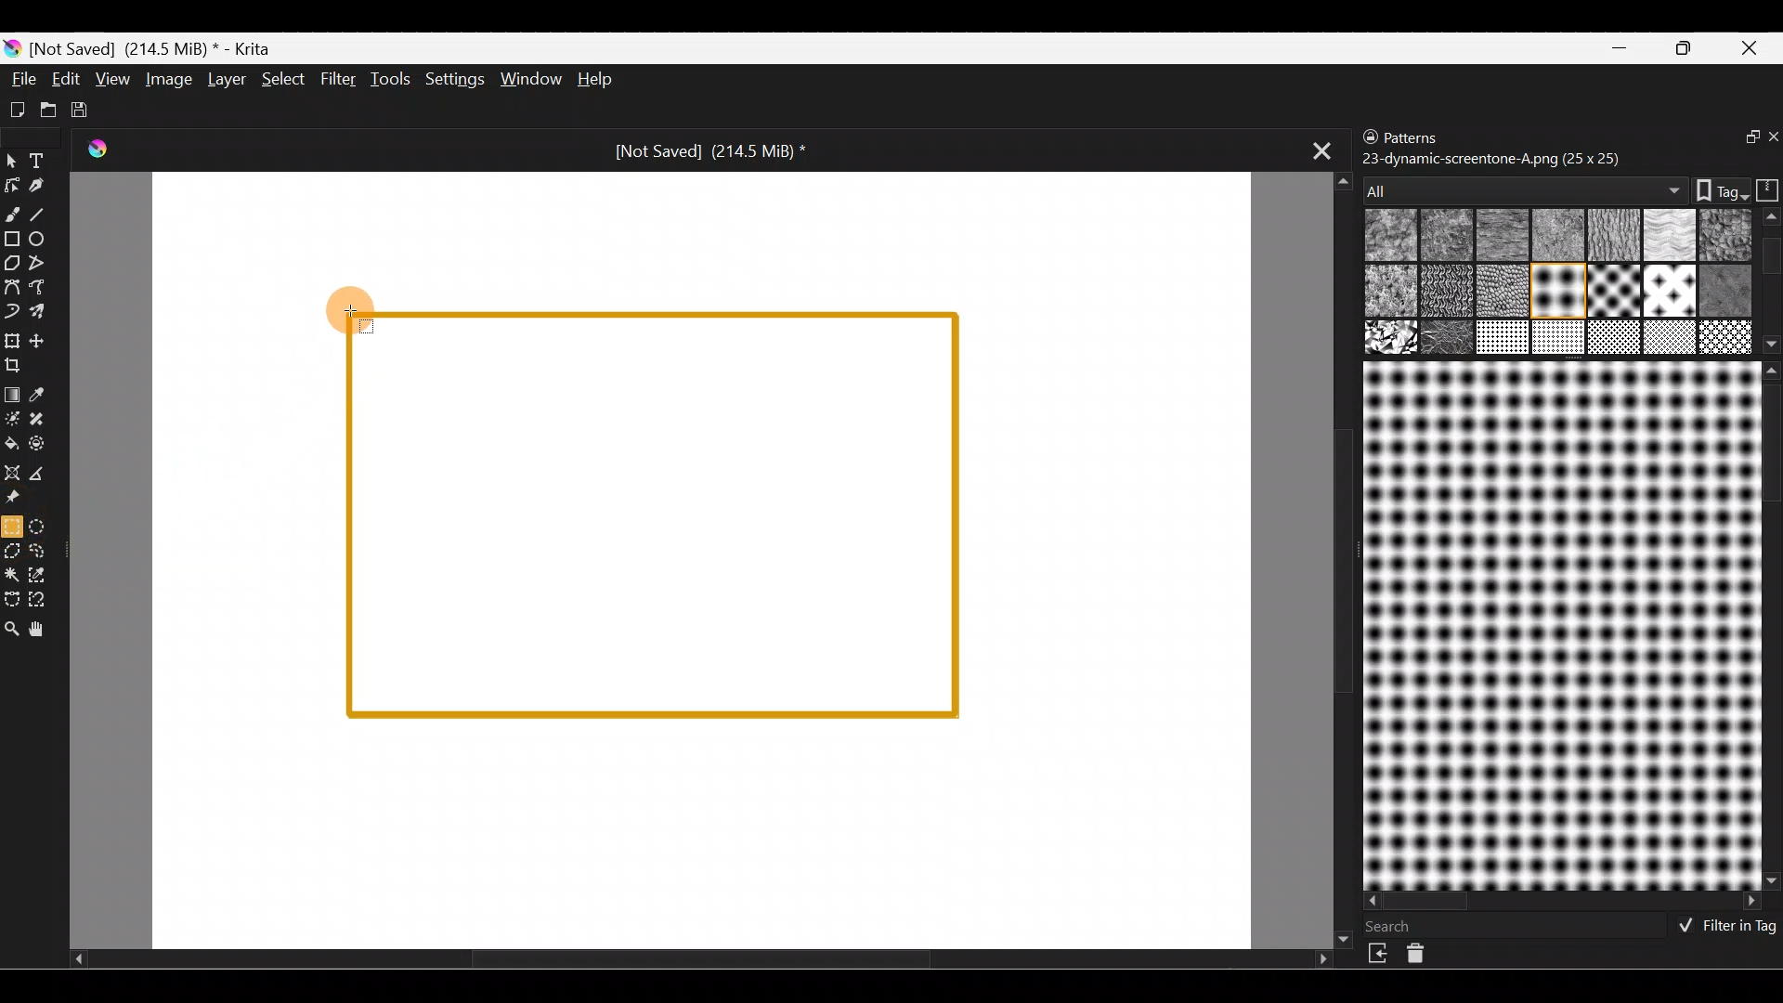  I want to click on Delete resource, so click(1425, 957).